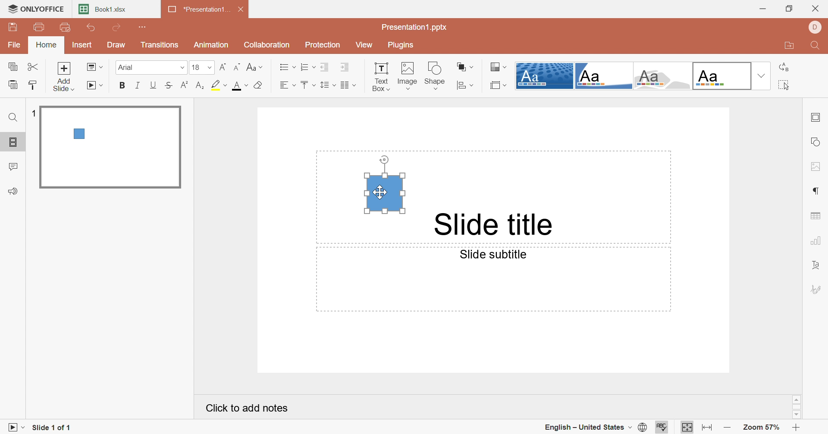 The height and width of the screenshot is (434, 828). Describe the element at coordinates (14, 143) in the screenshot. I see `Slides` at that location.